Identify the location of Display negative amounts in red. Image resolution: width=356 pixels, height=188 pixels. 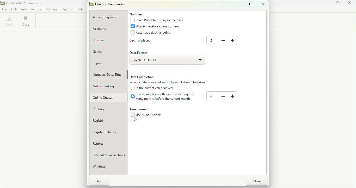
(155, 26).